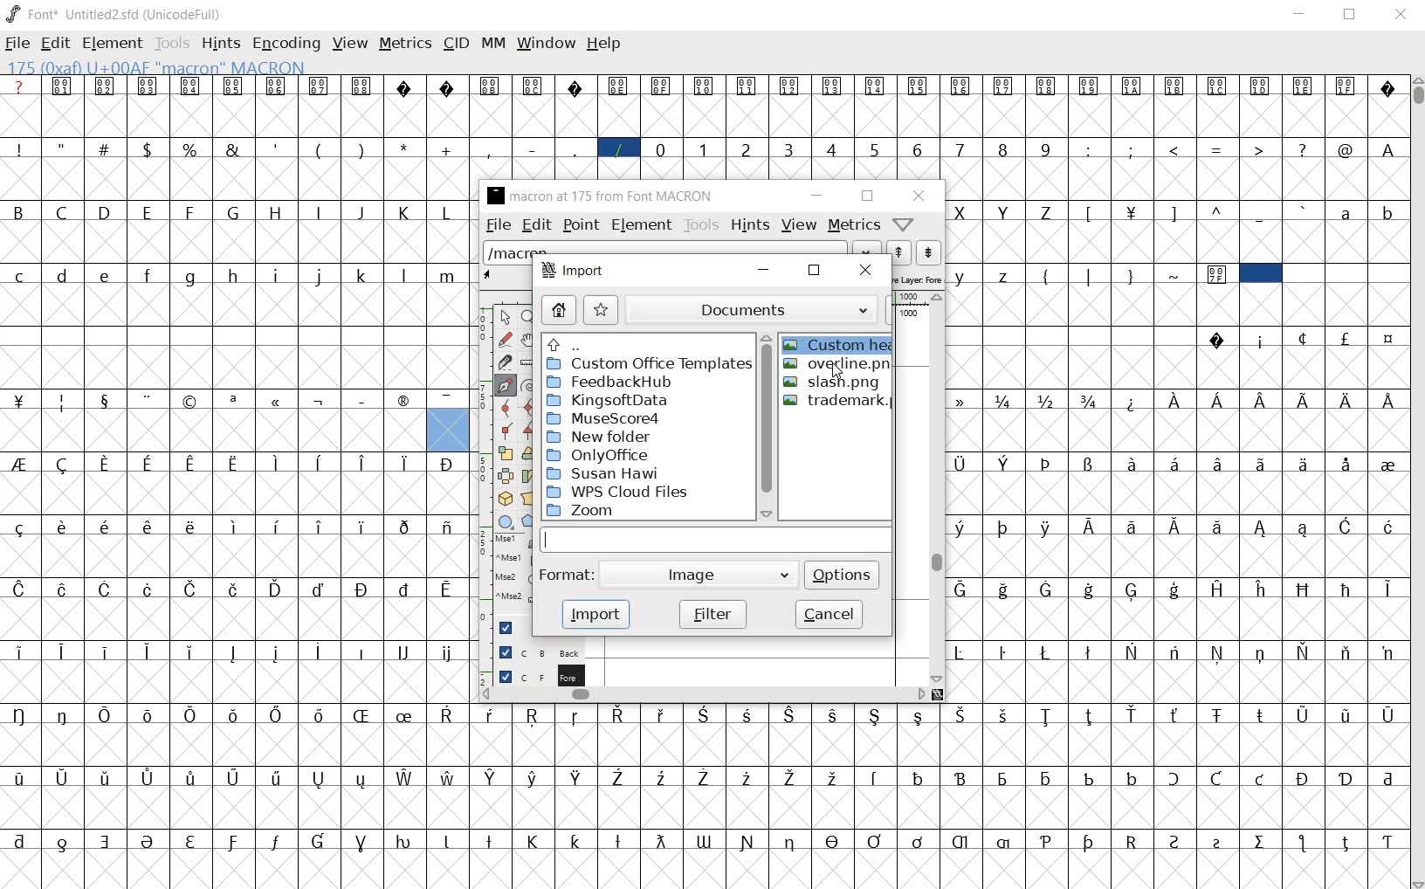  Describe the element at coordinates (321, 400) in the screenshot. I see `Symbol` at that location.